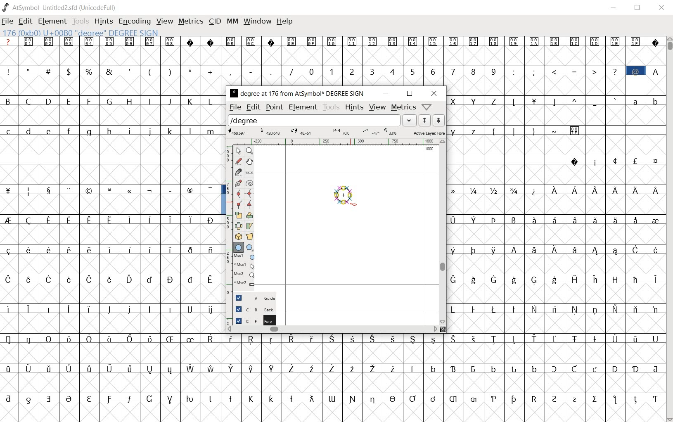  Describe the element at coordinates (427, 107) in the screenshot. I see `help/window` at that location.